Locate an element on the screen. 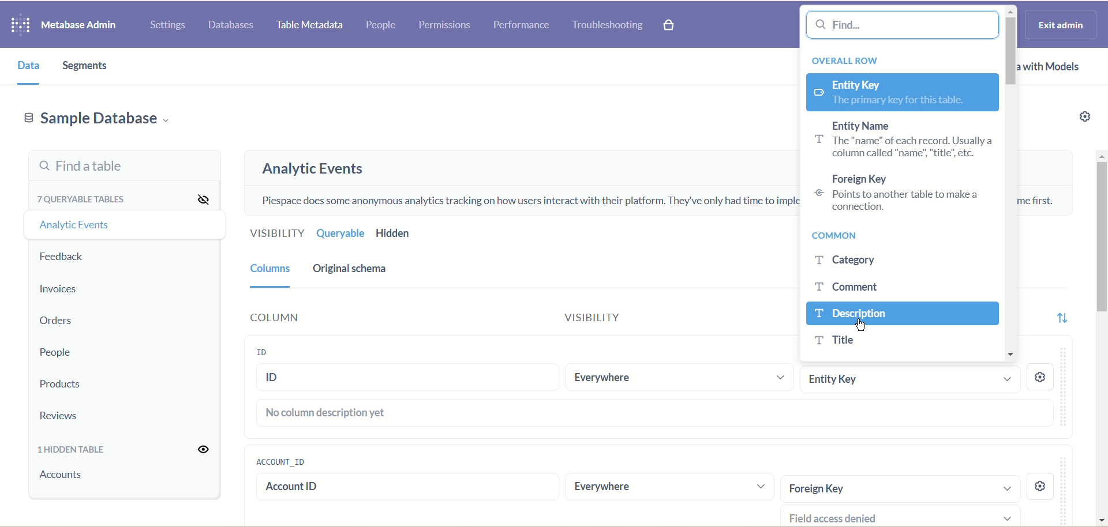 Image resolution: width=1108 pixels, height=527 pixels. segments is located at coordinates (87, 66).